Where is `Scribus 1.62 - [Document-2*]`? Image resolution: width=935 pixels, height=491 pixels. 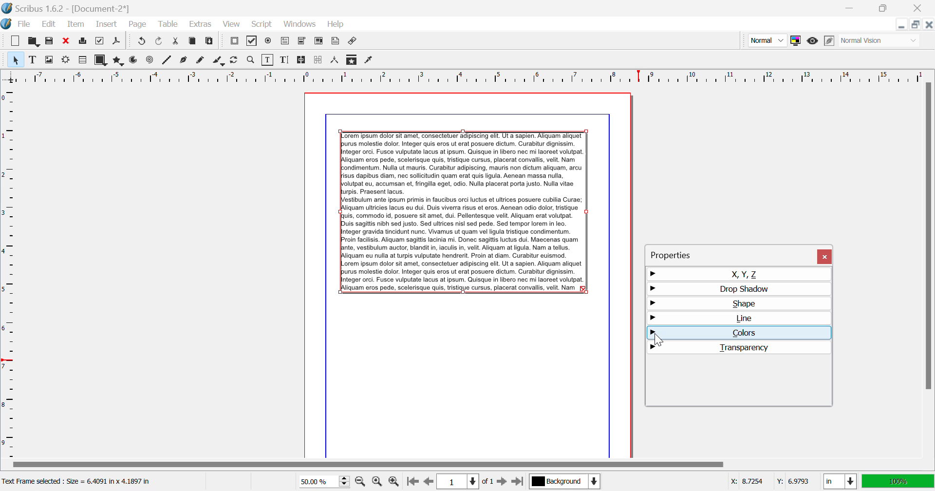 Scribus 1.62 - [Document-2*] is located at coordinates (67, 8).